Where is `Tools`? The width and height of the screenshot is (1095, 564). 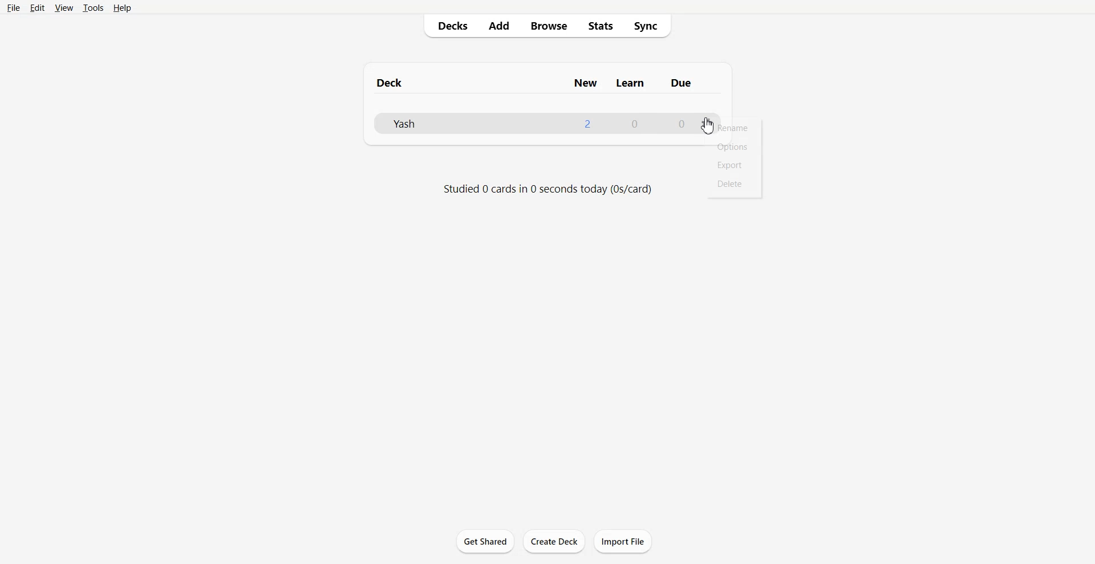
Tools is located at coordinates (94, 9).